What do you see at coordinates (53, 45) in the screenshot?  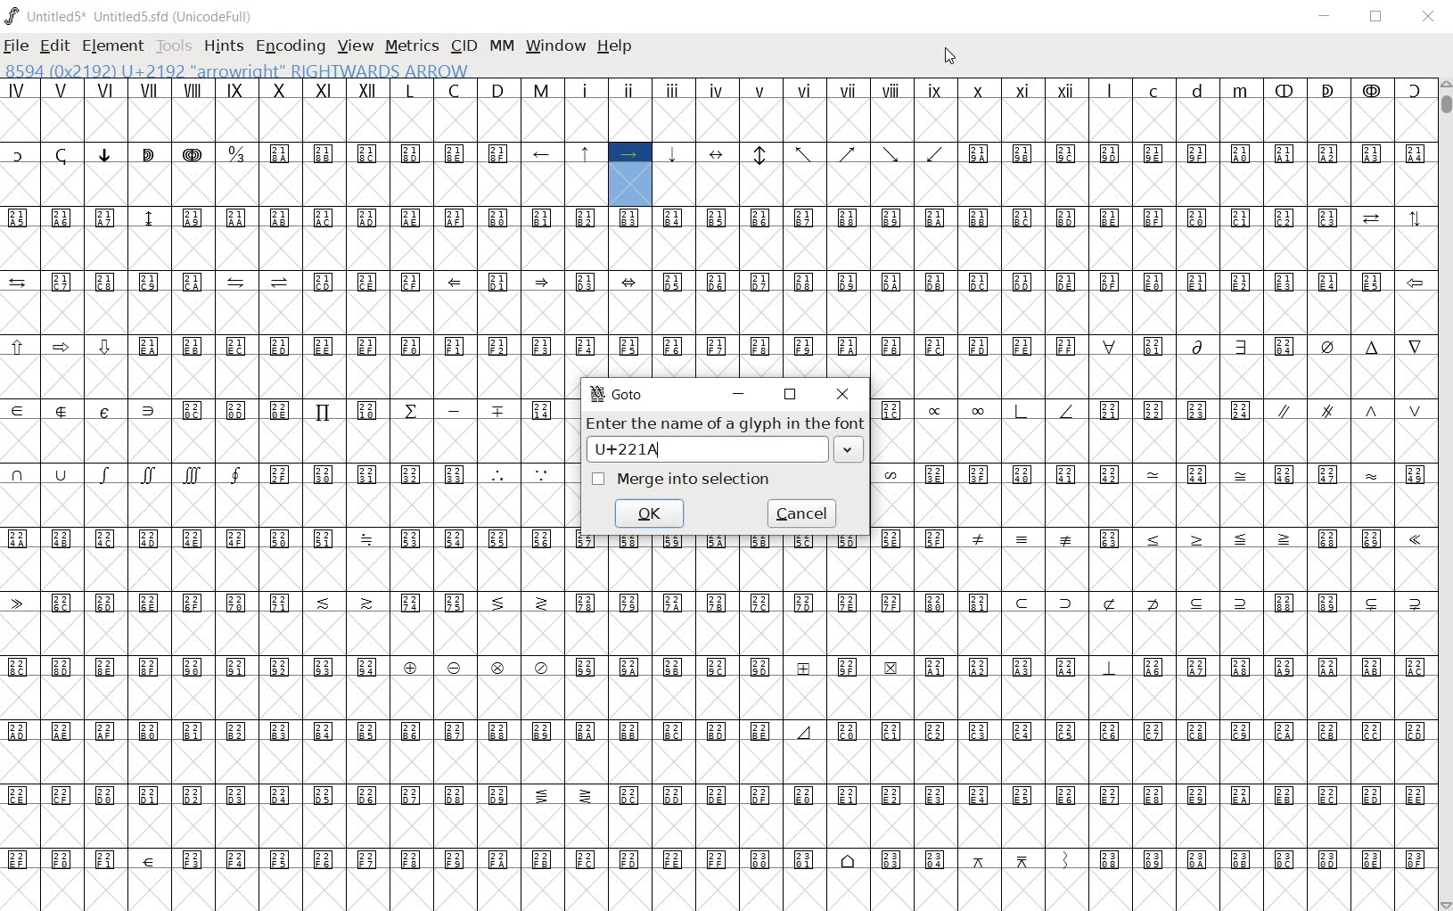 I see `EDIT` at bounding box center [53, 45].